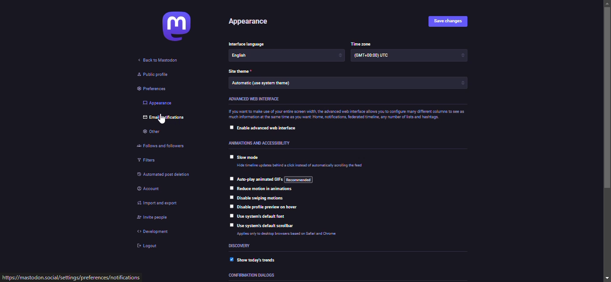 Image resolution: width=611 pixels, height=282 pixels. I want to click on slow mode, so click(251, 158).